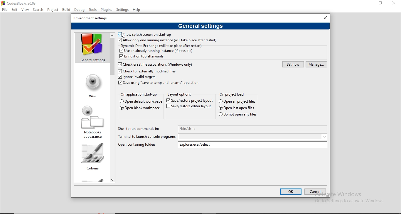 This screenshot has height=214, width=401. Describe the element at coordinates (162, 46) in the screenshot. I see `Dynamic Data Exchange (will take place after restart` at that location.